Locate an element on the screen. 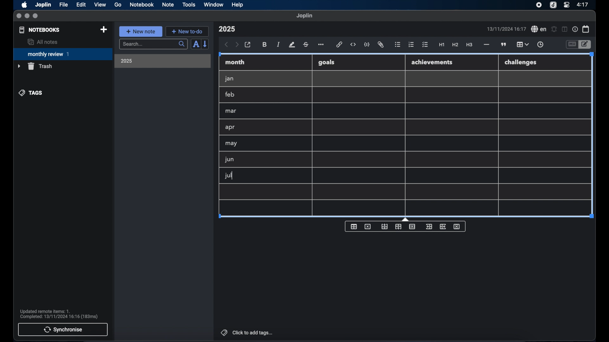  synchronise is located at coordinates (63, 329).